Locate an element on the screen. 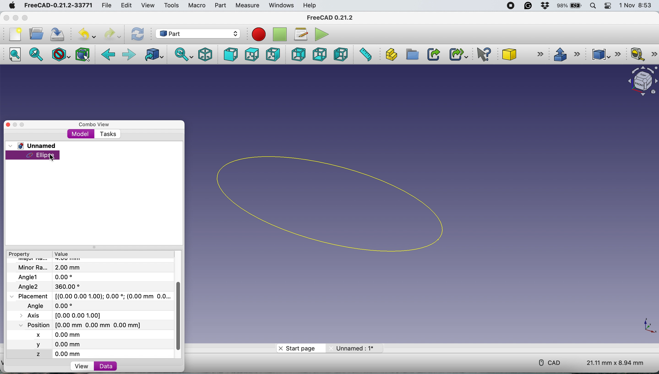 Image resolution: width=659 pixels, height=374 pixels. xy coordinate is located at coordinates (648, 328).